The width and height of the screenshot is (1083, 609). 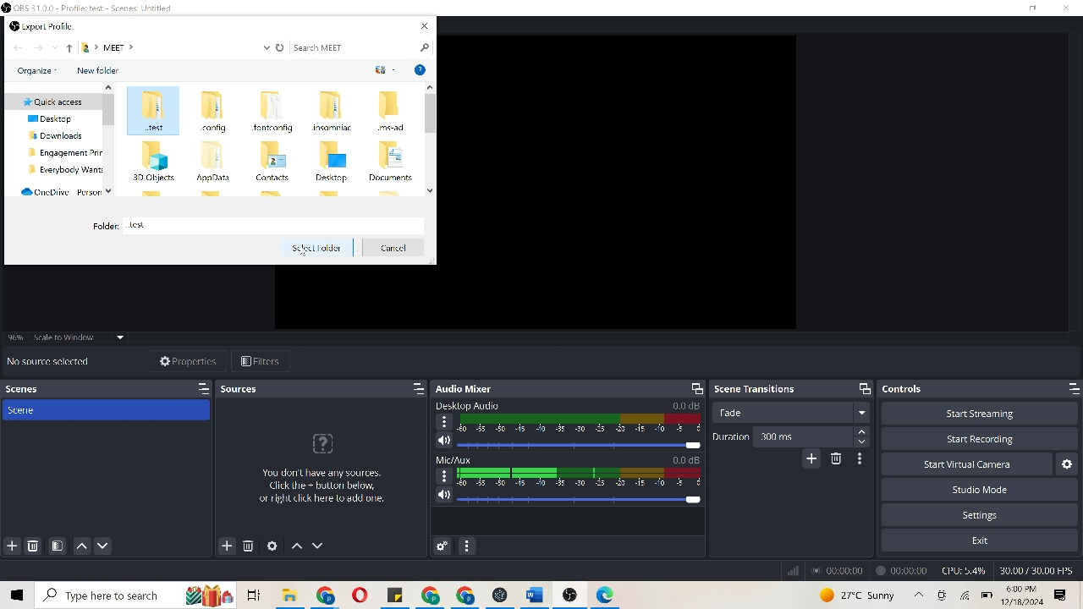 I want to click on move sources down, so click(x=322, y=543).